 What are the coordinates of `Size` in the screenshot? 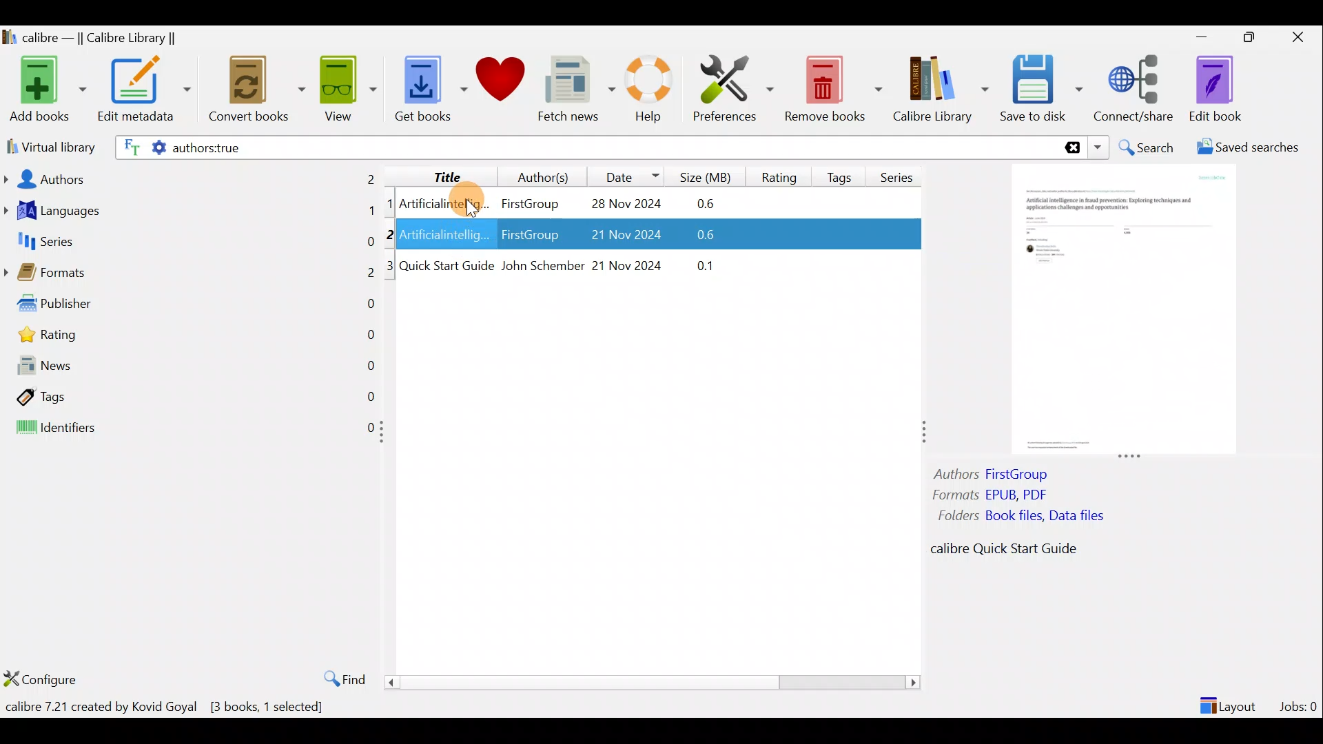 It's located at (708, 175).